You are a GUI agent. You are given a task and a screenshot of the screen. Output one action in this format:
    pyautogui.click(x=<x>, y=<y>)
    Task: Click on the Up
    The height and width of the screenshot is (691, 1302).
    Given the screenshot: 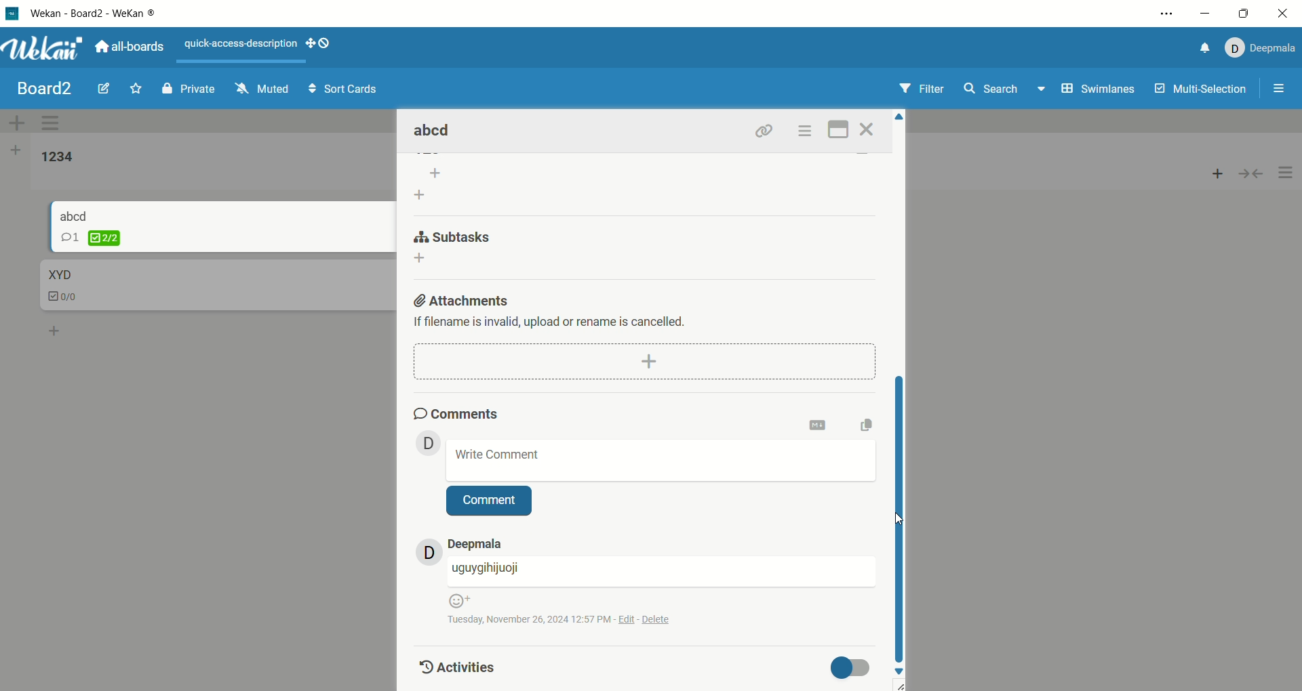 What is the action you would take?
    pyautogui.click(x=900, y=119)
    